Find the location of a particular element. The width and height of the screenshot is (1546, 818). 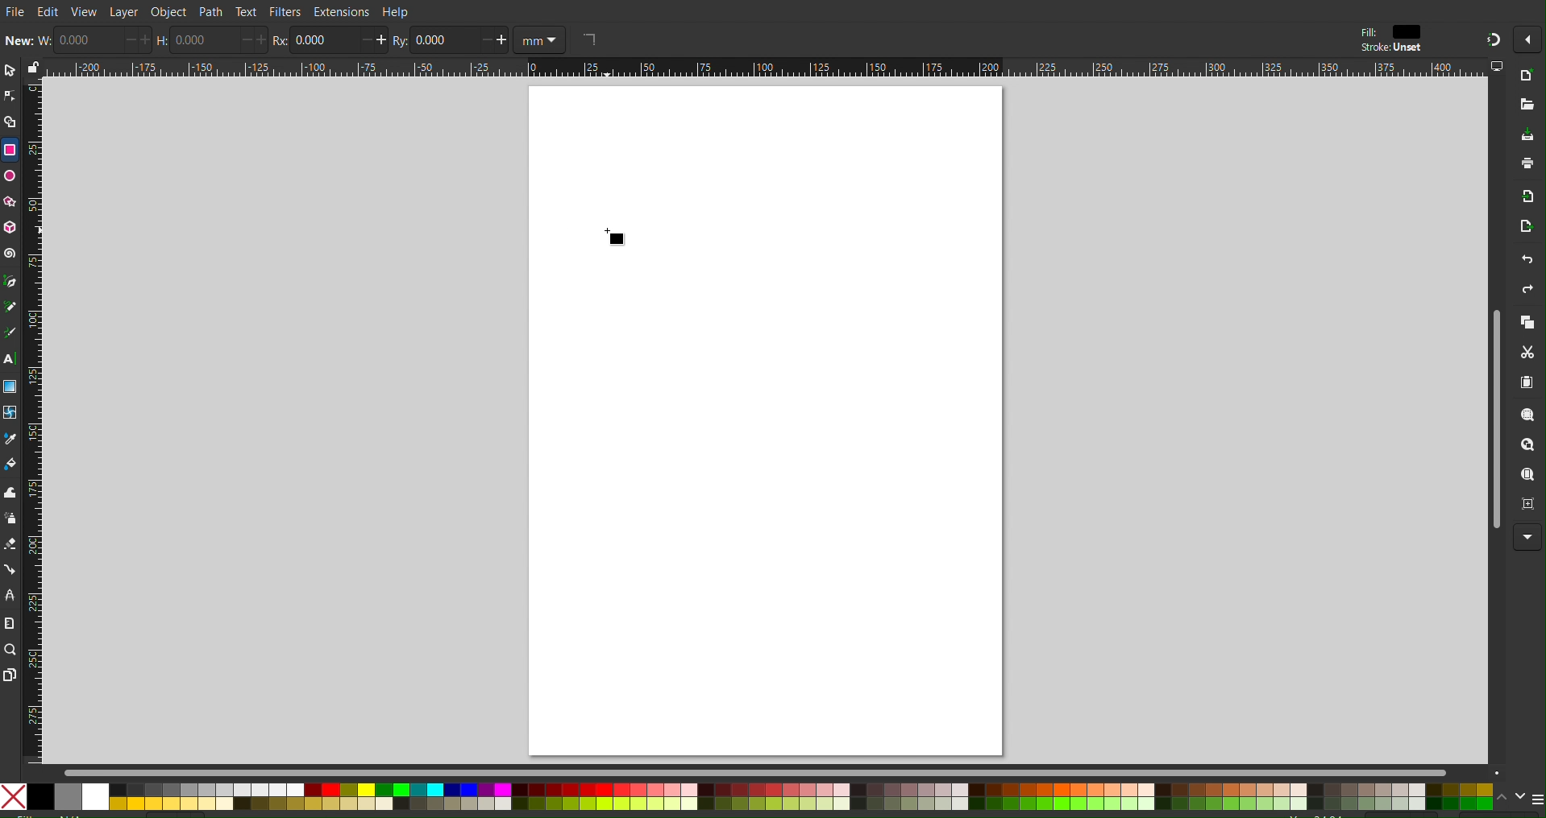

fill: is located at coordinates (1367, 31).